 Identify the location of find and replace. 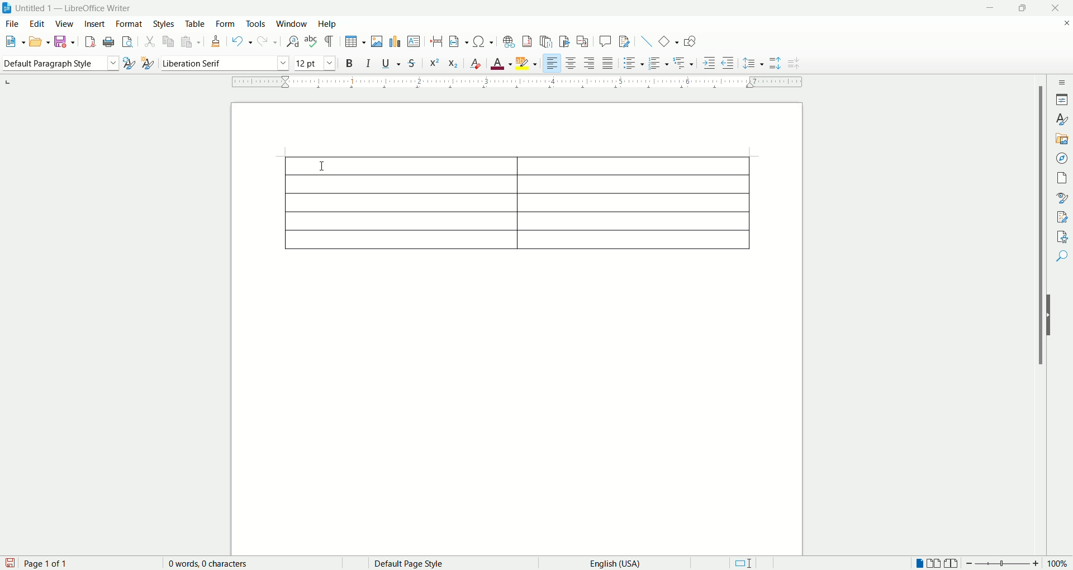
(294, 42).